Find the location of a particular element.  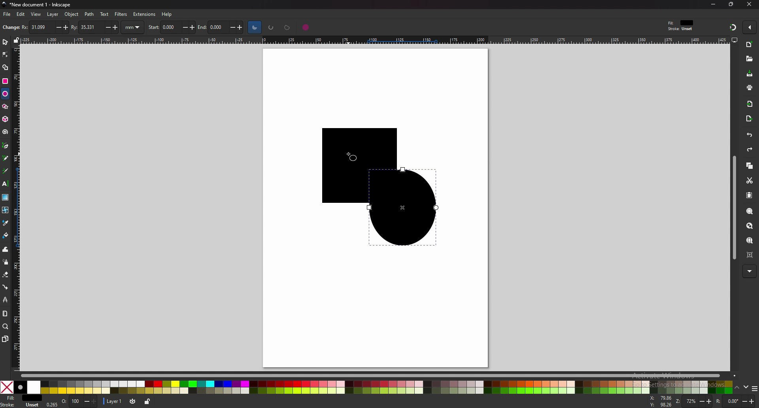

view is located at coordinates (36, 14).